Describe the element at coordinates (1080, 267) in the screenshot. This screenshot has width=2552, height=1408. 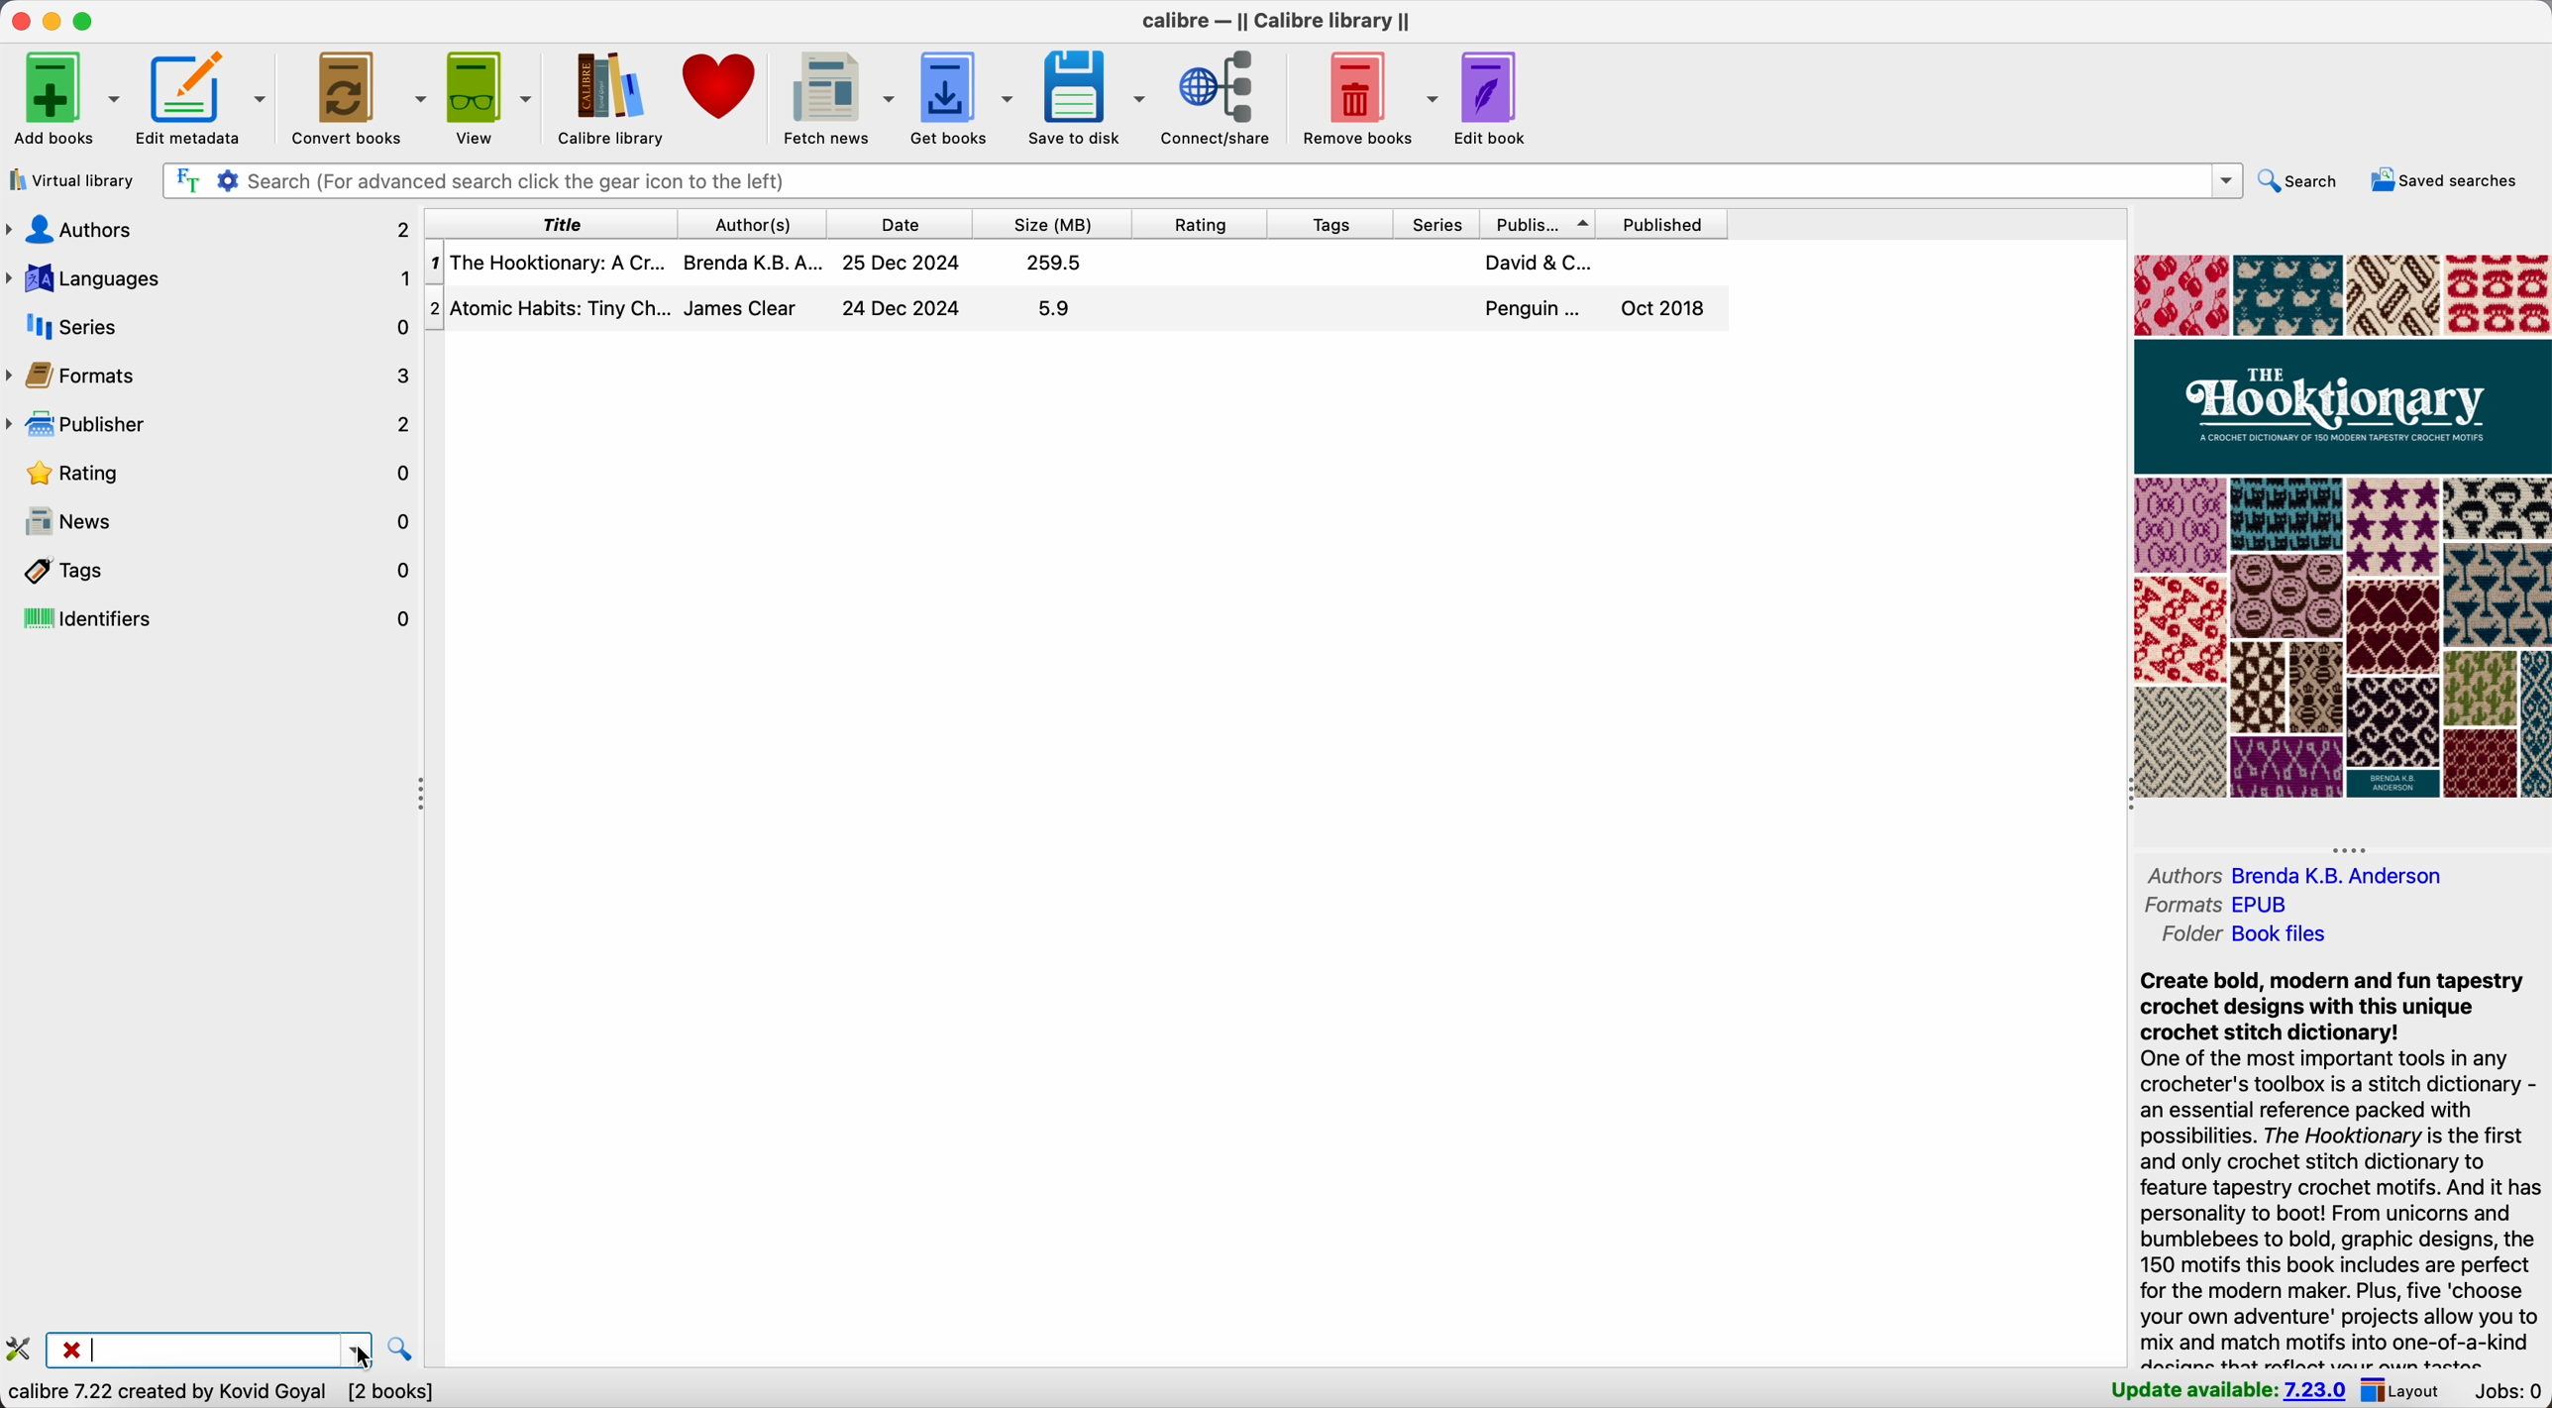
I see `first book` at that location.